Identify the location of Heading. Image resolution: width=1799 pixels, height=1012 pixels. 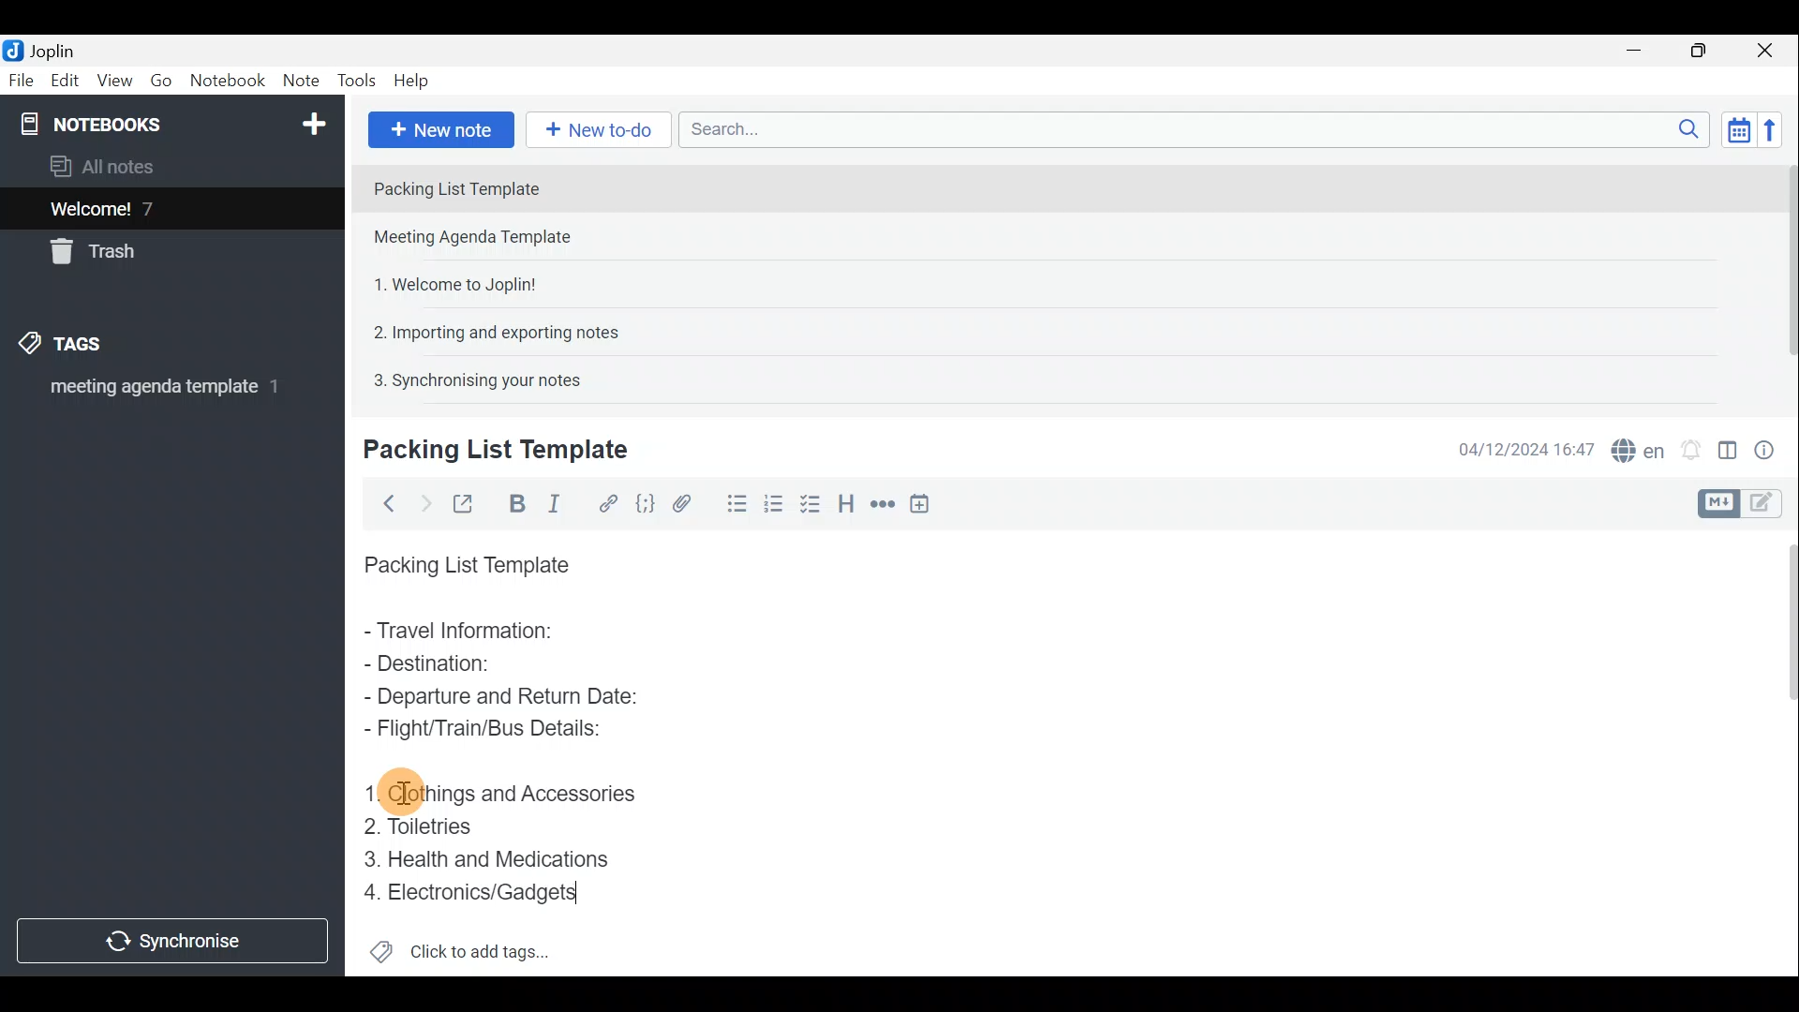
(848, 501).